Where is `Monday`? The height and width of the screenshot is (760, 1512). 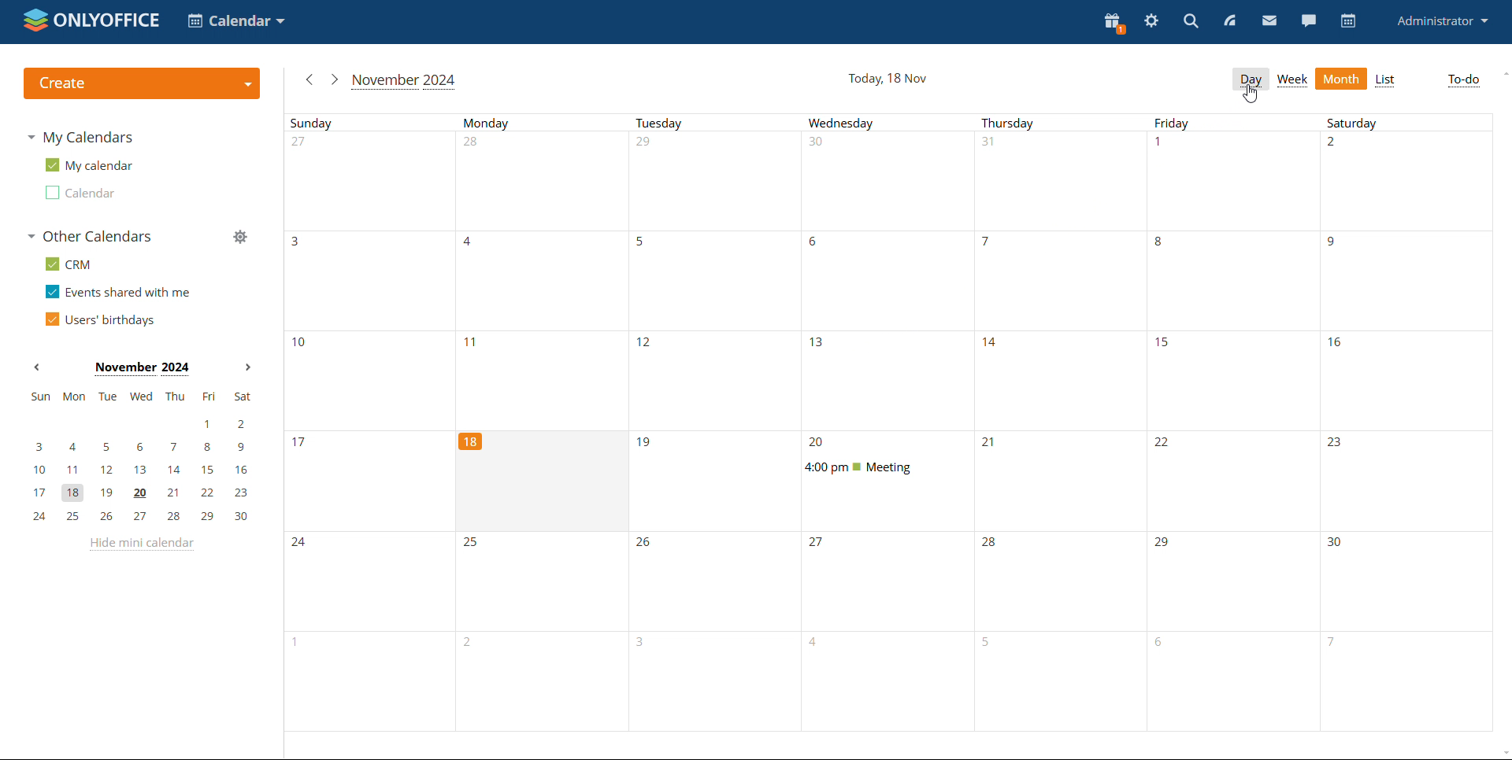 Monday is located at coordinates (545, 632).